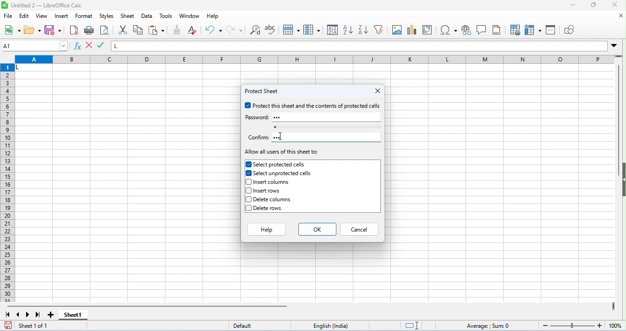 This screenshot has width=626, height=331. Describe the element at coordinates (534, 30) in the screenshot. I see `freeze rows and columns` at that location.